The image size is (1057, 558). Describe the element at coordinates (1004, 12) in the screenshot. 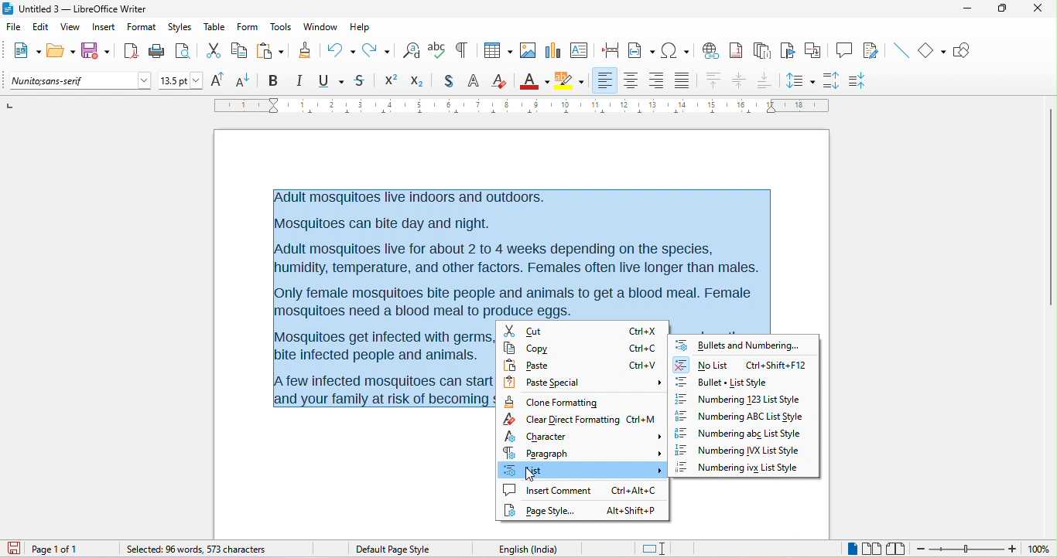

I see `maximize` at that location.